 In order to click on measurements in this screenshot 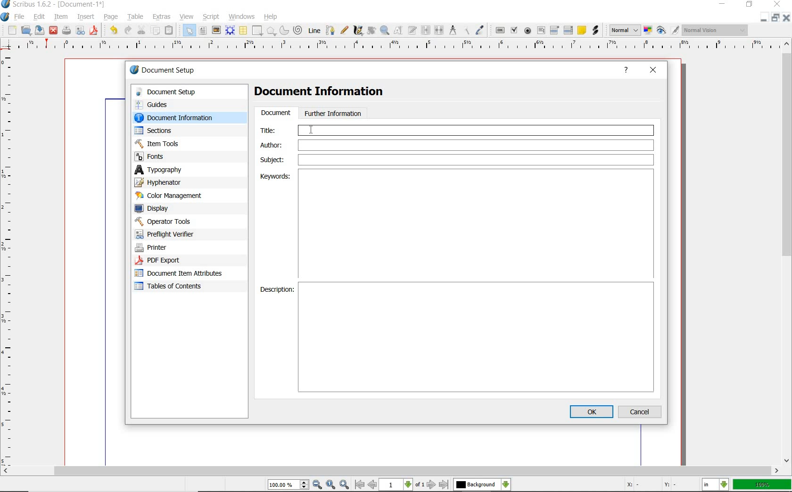, I will do `click(452, 30)`.